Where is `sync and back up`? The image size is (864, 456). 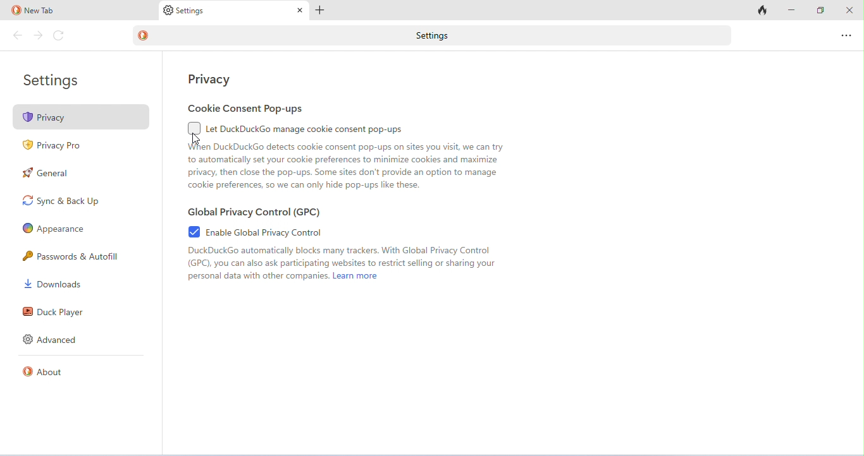 sync and back up is located at coordinates (60, 201).